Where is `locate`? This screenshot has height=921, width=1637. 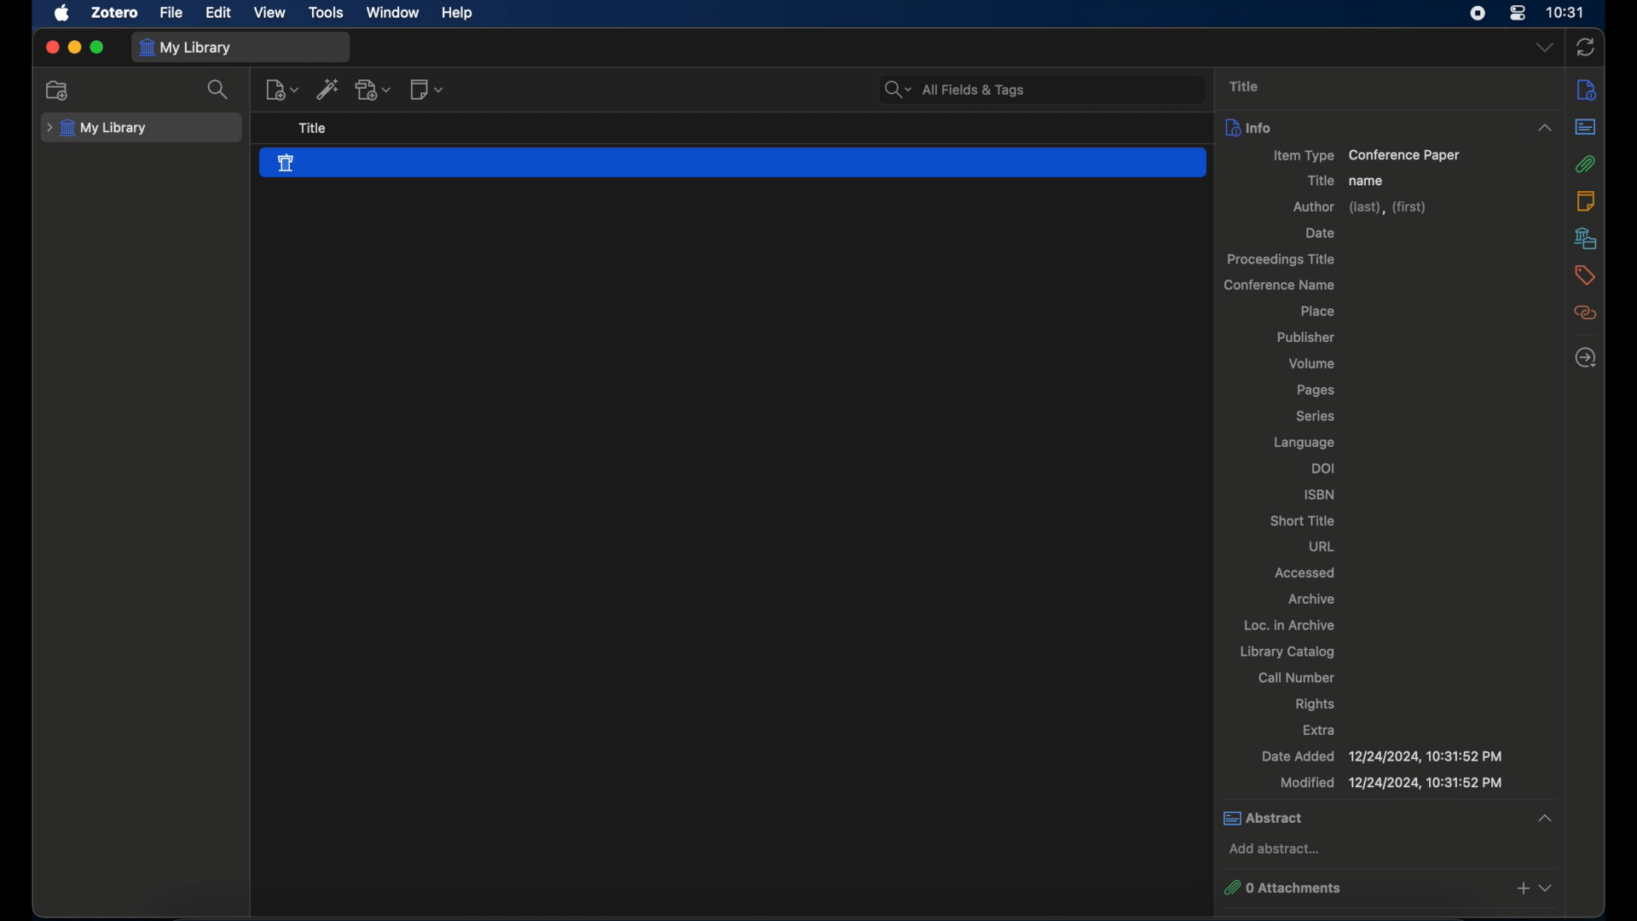
locate is located at coordinates (1586, 356).